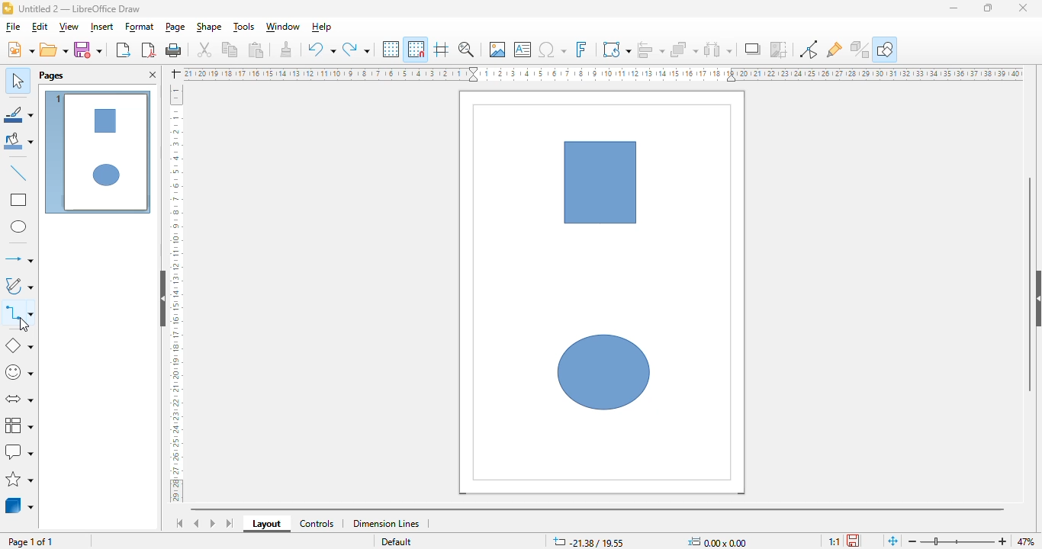 The width and height of the screenshot is (1042, 549). I want to click on basic shapes, so click(20, 346).